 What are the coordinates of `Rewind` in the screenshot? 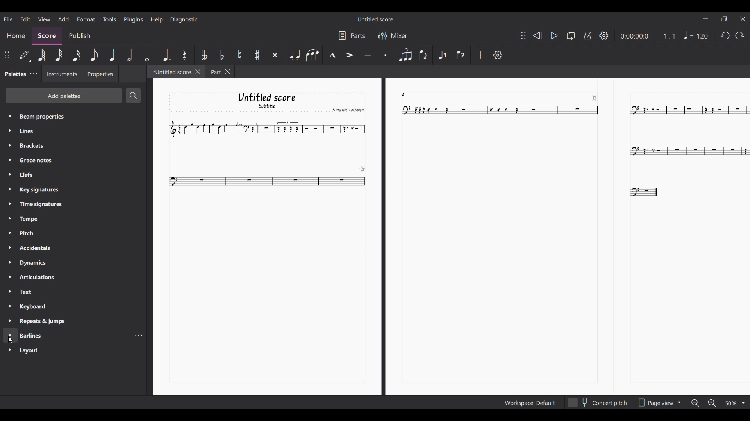 It's located at (537, 36).